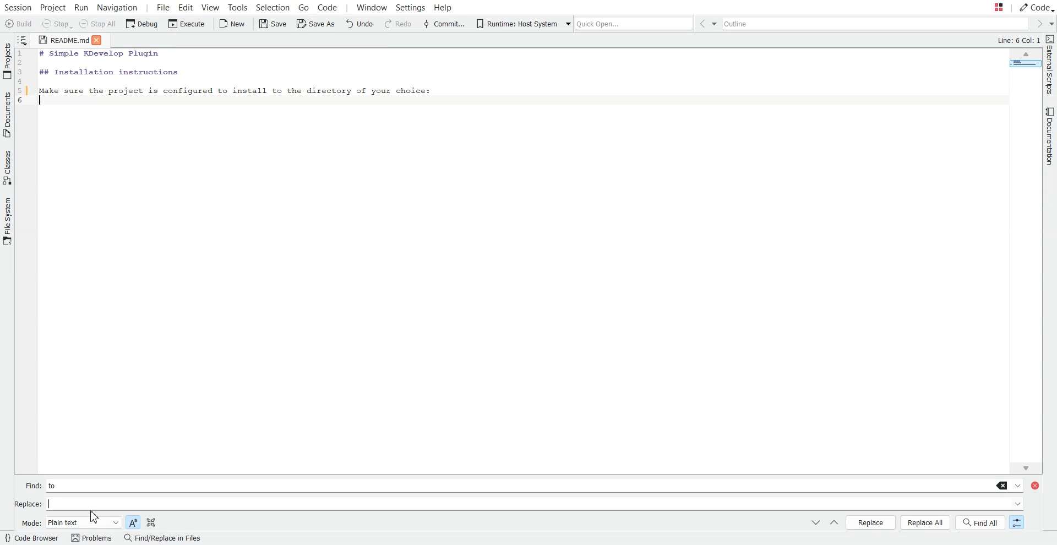  What do you see at coordinates (99, 25) in the screenshot?
I see `Stop All` at bounding box center [99, 25].